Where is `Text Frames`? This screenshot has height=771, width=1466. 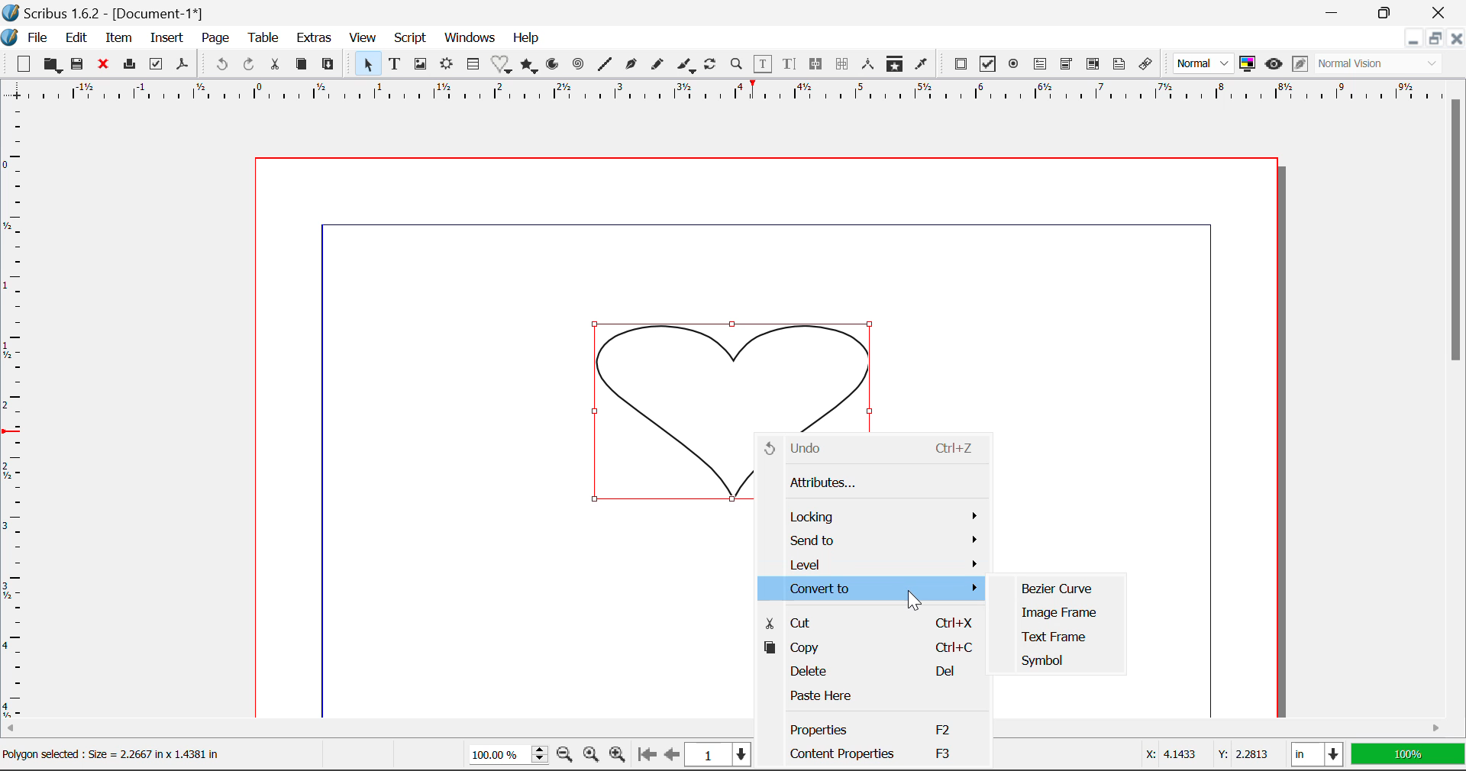 Text Frames is located at coordinates (396, 65).